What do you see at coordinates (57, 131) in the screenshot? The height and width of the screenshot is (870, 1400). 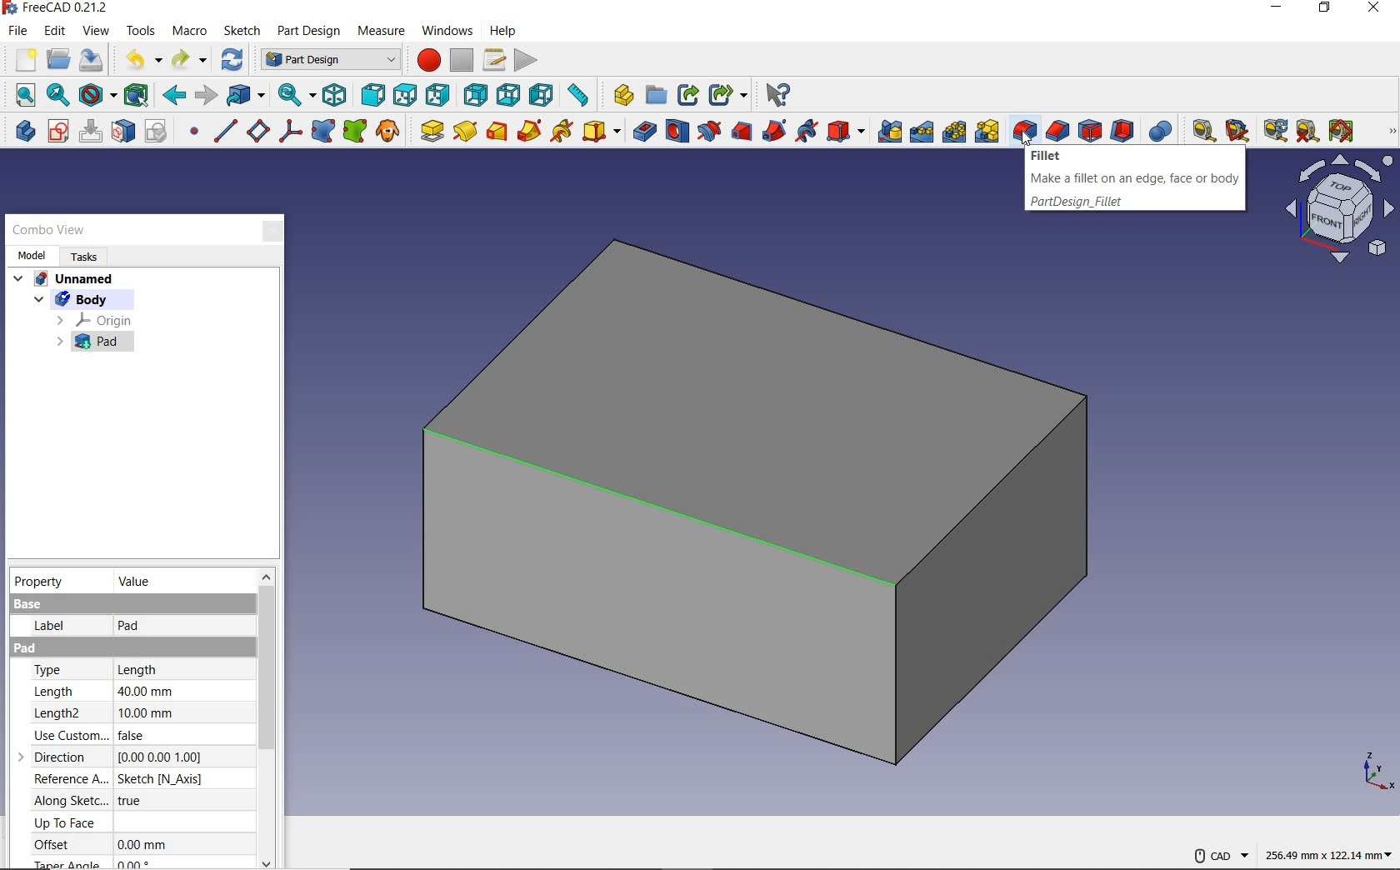 I see `create sketch` at bounding box center [57, 131].